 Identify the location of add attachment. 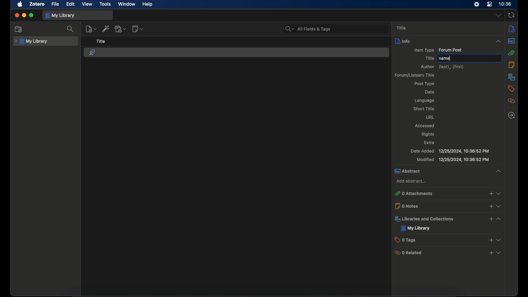
(121, 29).